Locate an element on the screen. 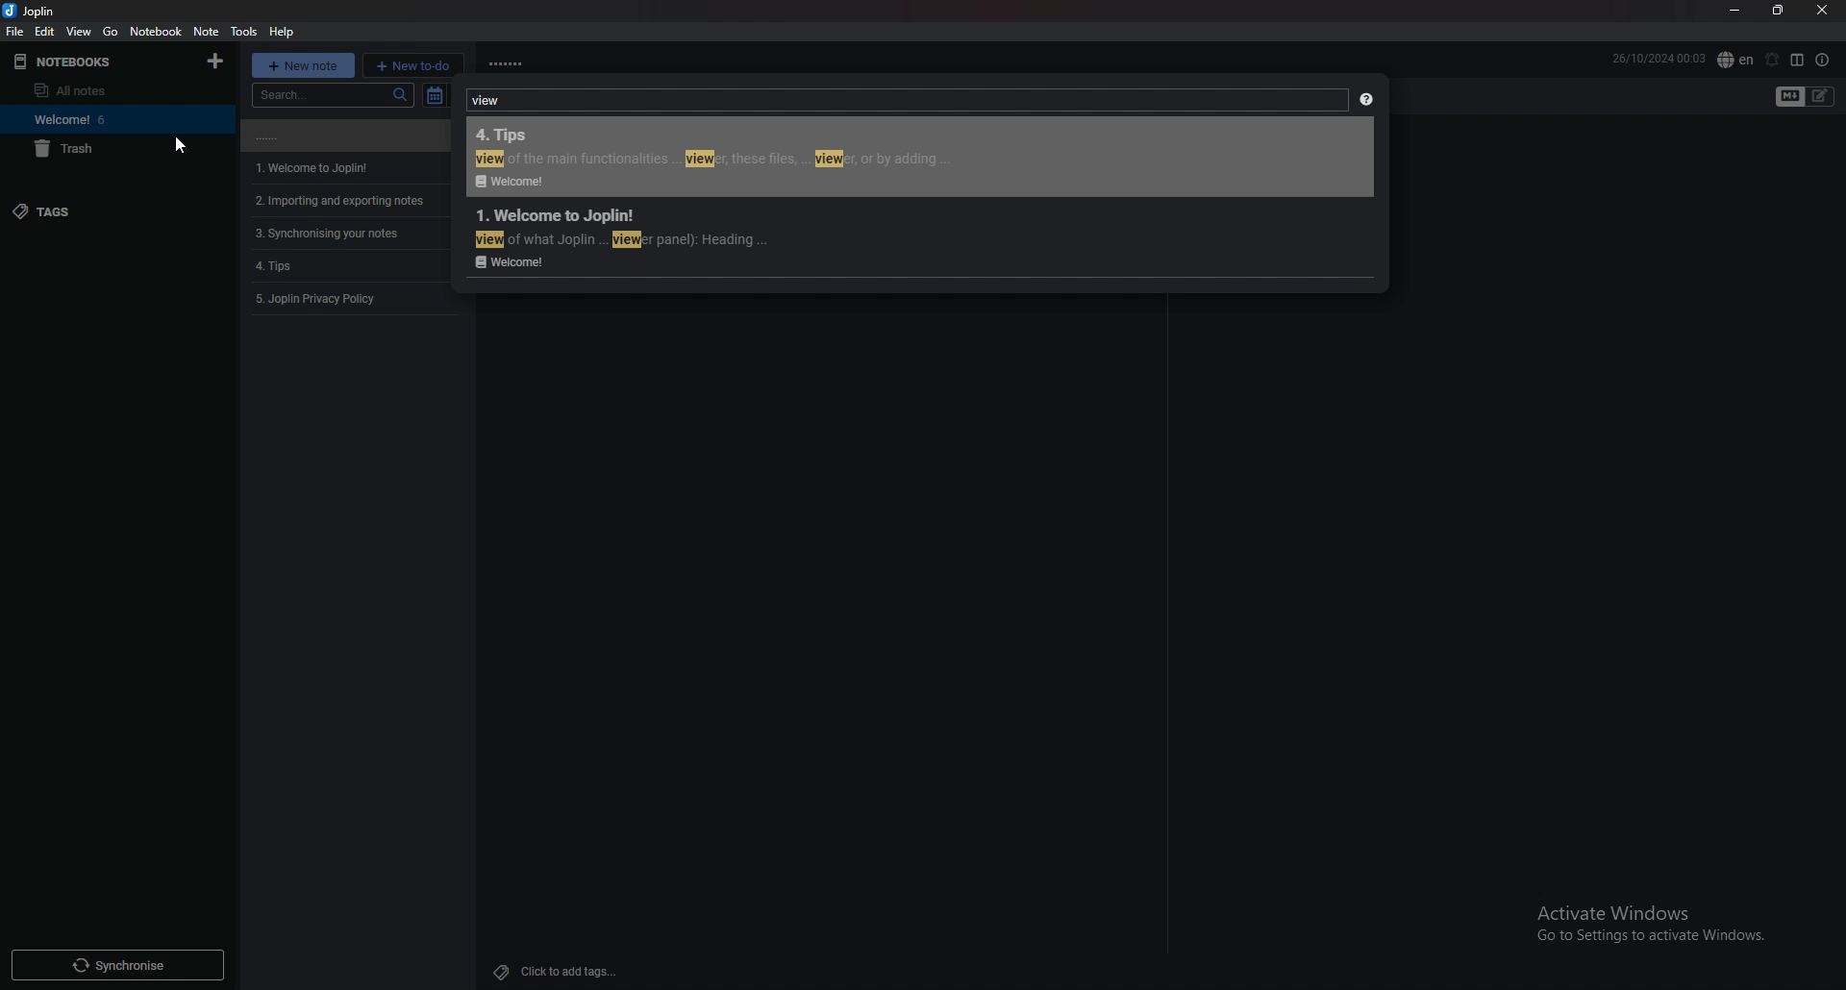 This screenshot has width=1846, height=990. note 5 is located at coordinates (351, 265).